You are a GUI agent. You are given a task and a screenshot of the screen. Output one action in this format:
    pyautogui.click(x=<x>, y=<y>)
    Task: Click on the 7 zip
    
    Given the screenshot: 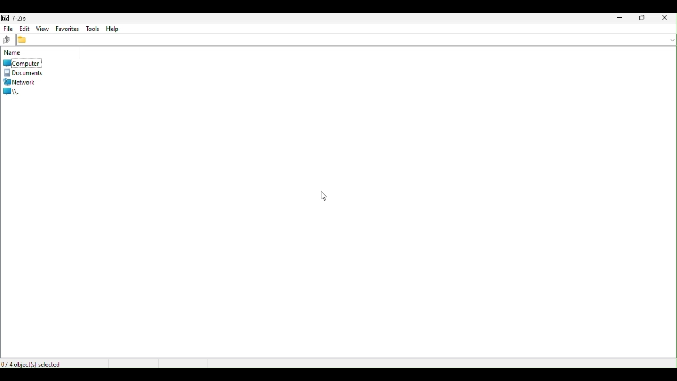 What is the action you would take?
    pyautogui.click(x=14, y=18)
    